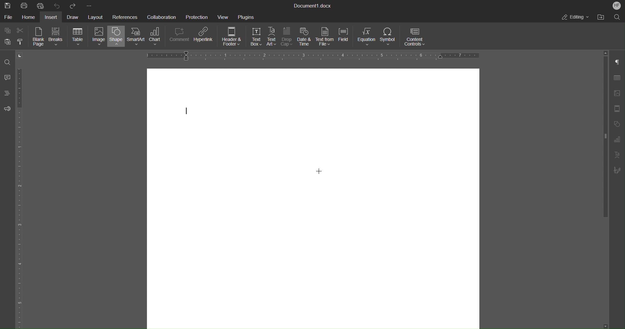 Image resolution: width=625 pixels, height=329 pixels. I want to click on Blank Page, so click(39, 37).